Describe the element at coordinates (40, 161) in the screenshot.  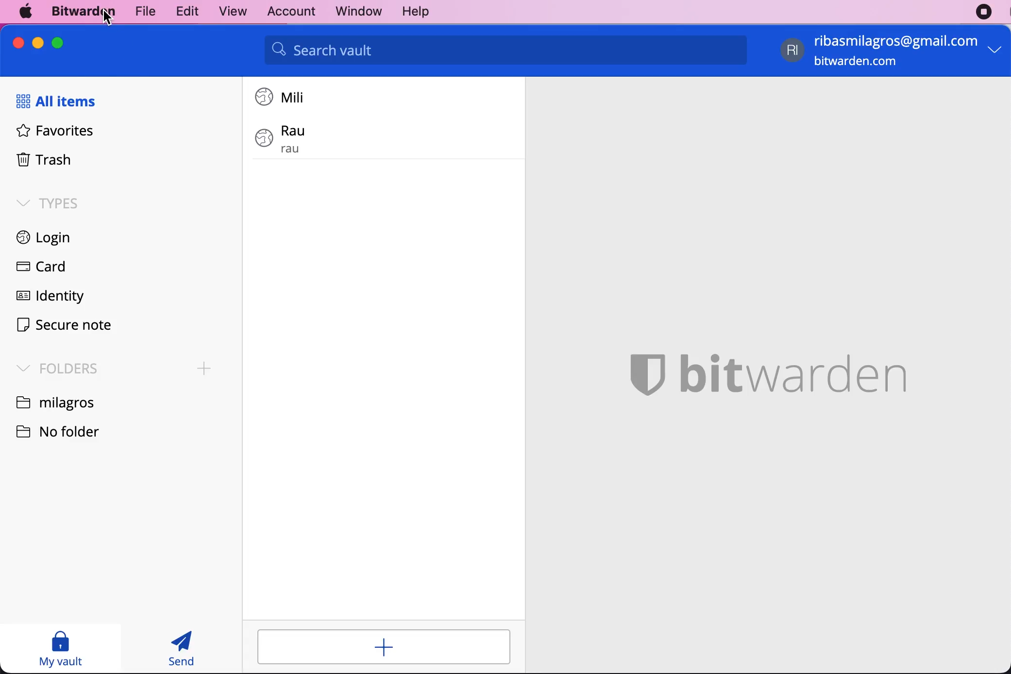
I see `trash` at that location.